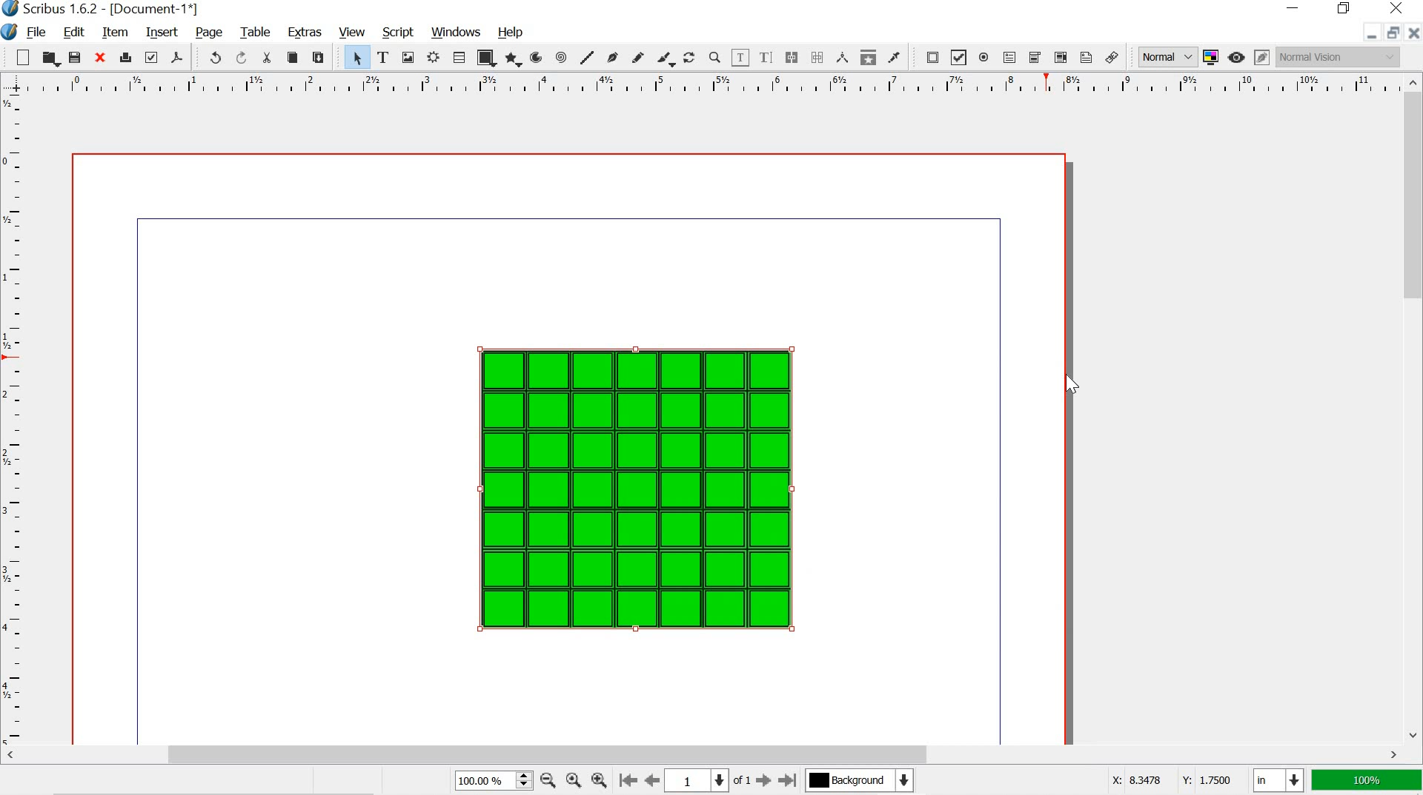 This screenshot has height=795, width=1423. Describe the element at coordinates (960, 57) in the screenshot. I see `pdf check box` at that location.